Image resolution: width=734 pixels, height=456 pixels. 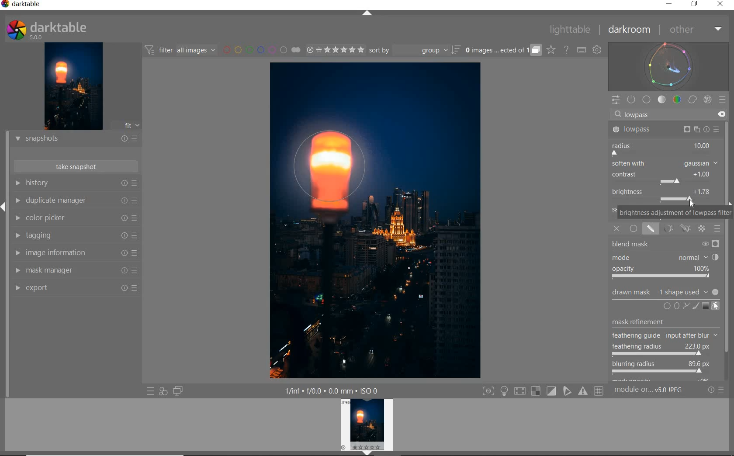 What do you see at coordinates (647, 100) in the screenshot?
I see `BASE` at bounding box center [647, 100].